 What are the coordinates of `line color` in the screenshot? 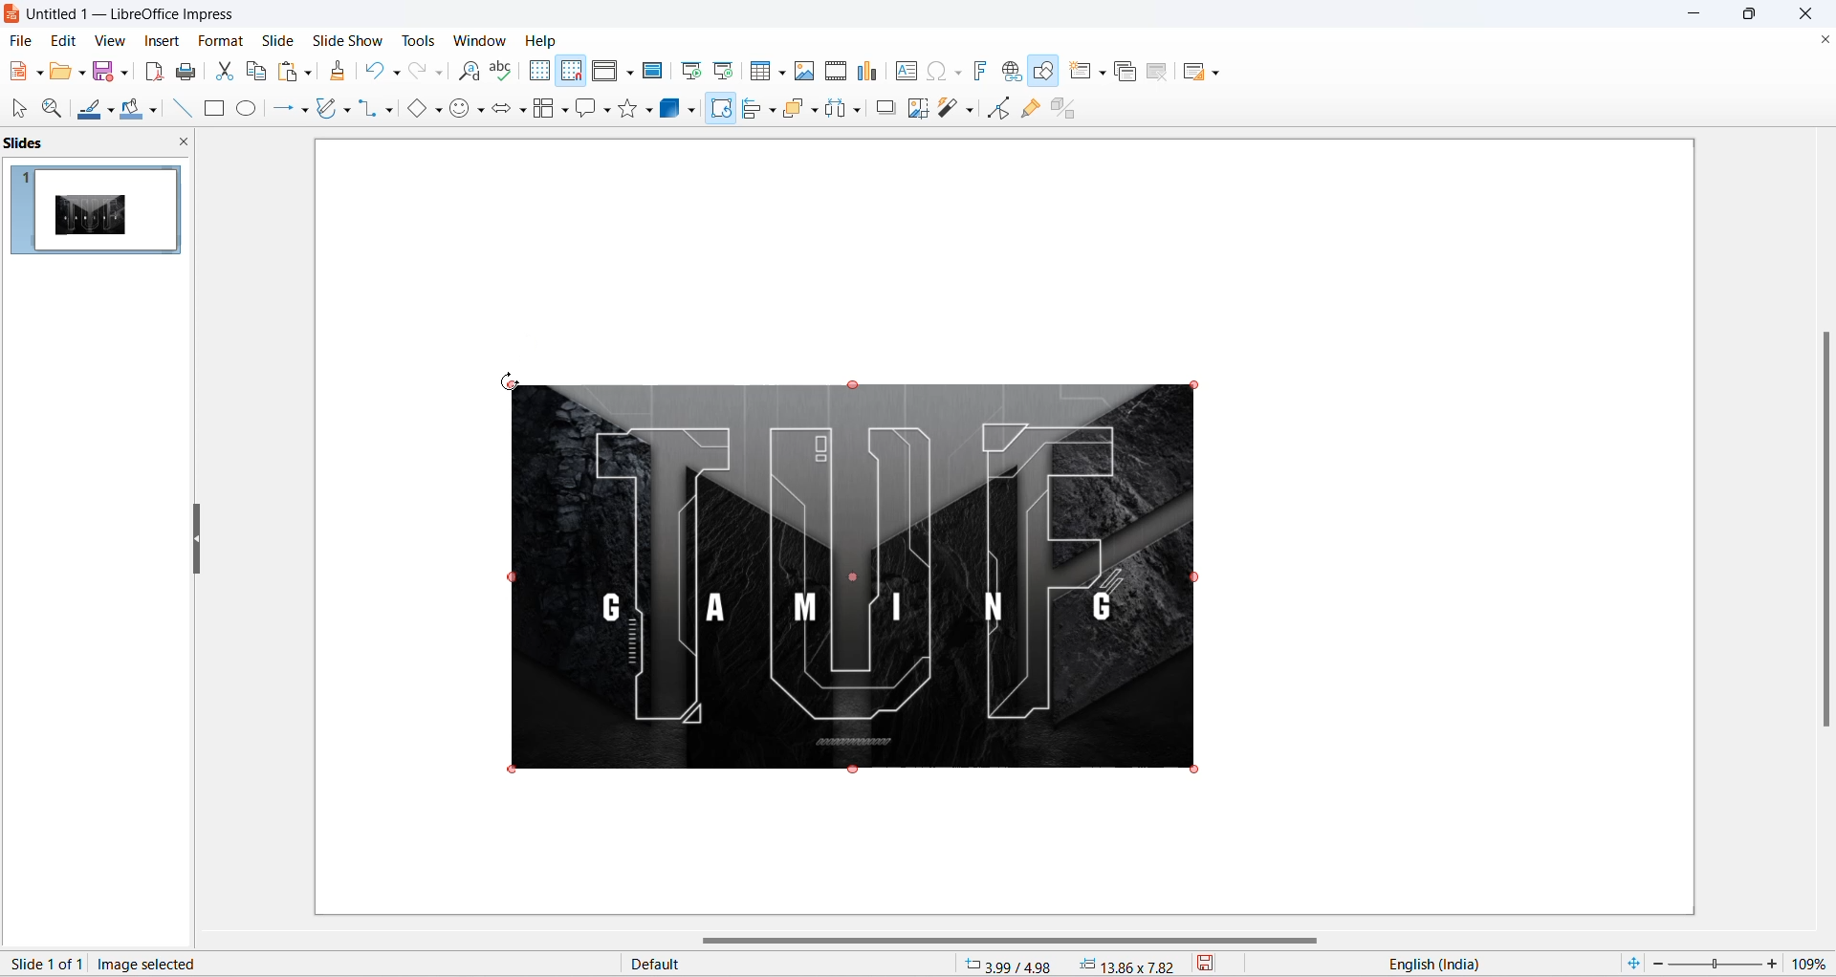 It's located at (89, 111).